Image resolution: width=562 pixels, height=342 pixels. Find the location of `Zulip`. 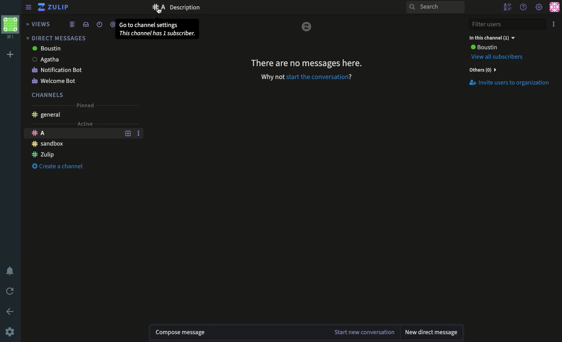

Zulip is located at coordinates (55, 8).